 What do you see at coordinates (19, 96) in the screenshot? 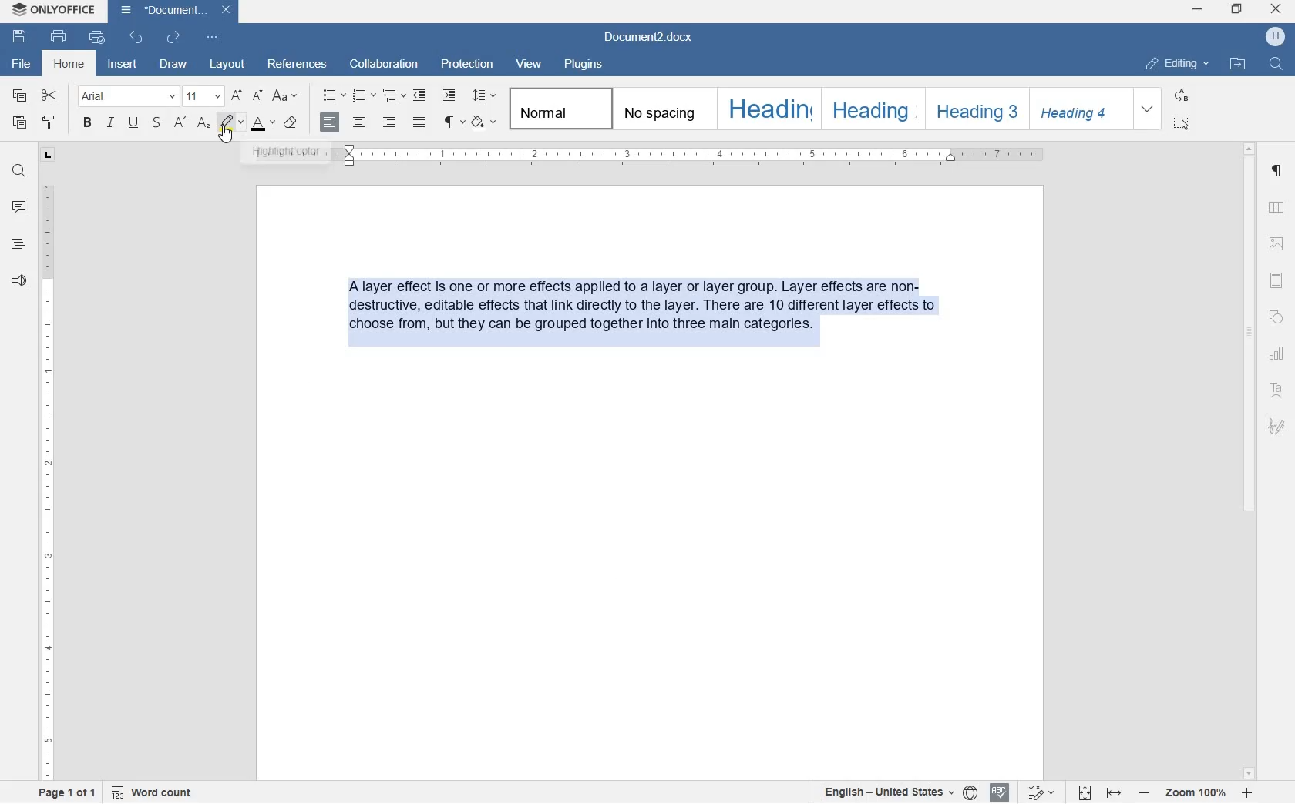
I see `COPY` at bounding box center [19, 96].